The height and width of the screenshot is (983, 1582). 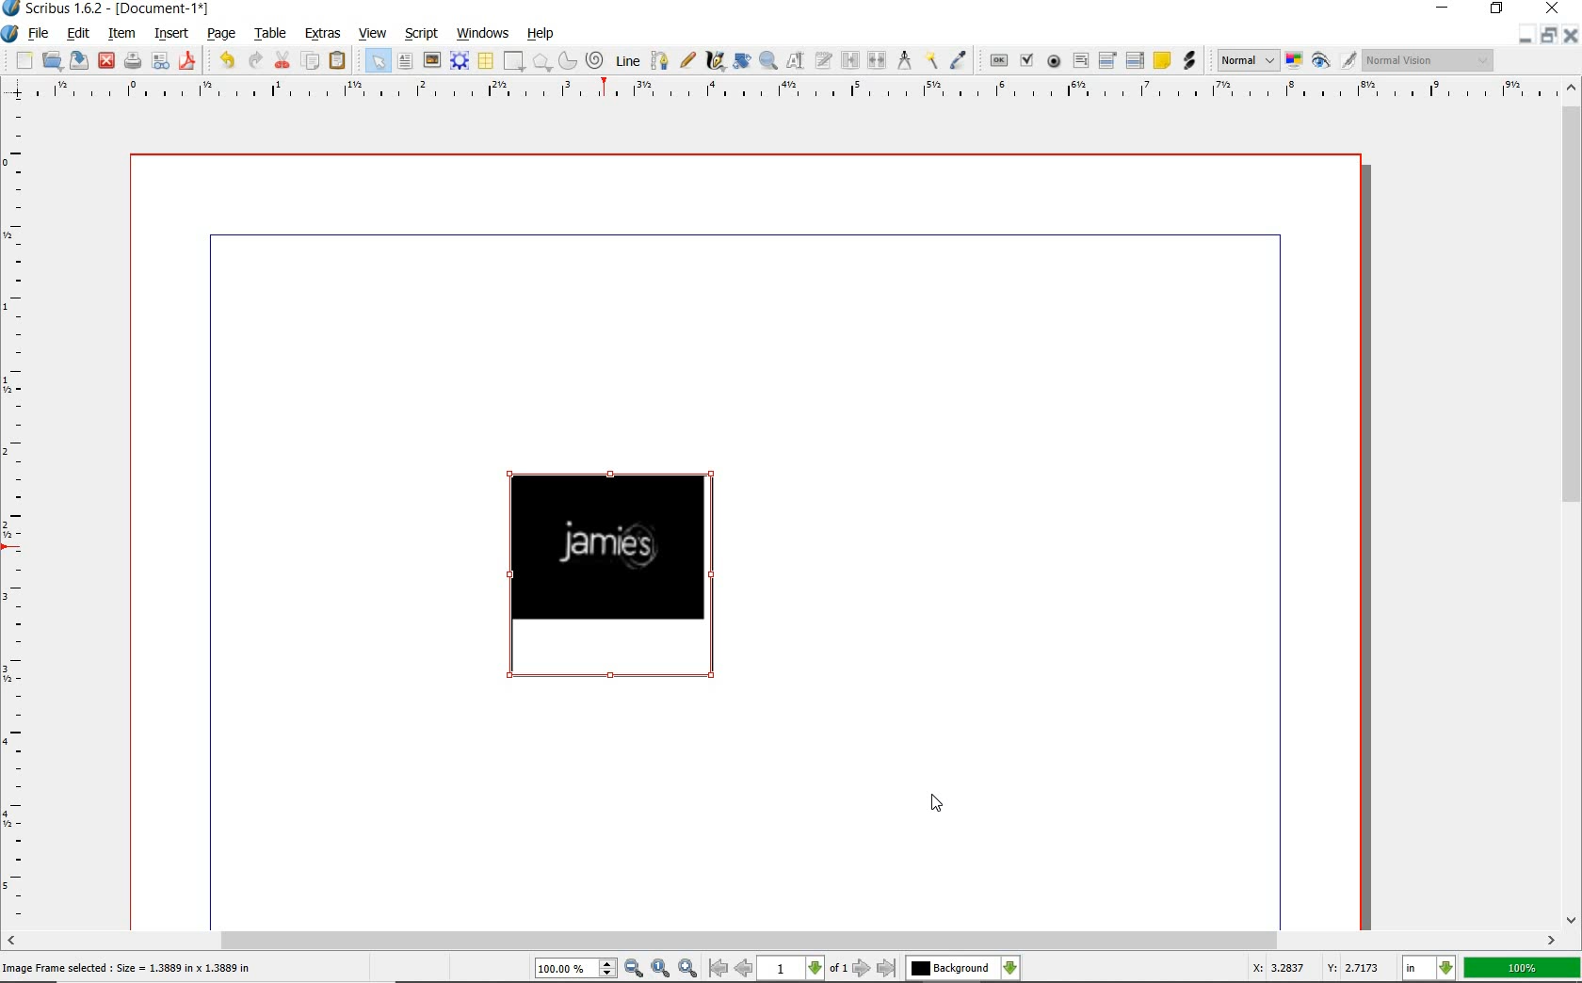 I want to click on text annotation, so click(x=1163, y=61).